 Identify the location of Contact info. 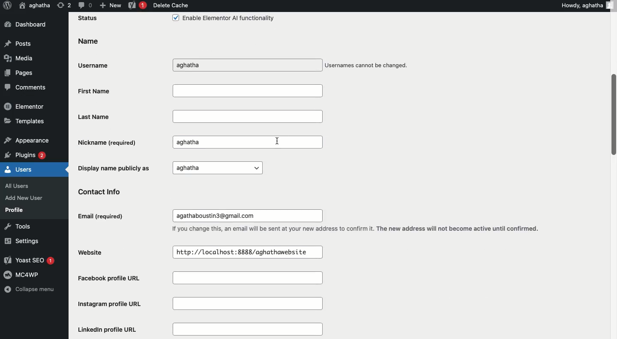
(105, 191).